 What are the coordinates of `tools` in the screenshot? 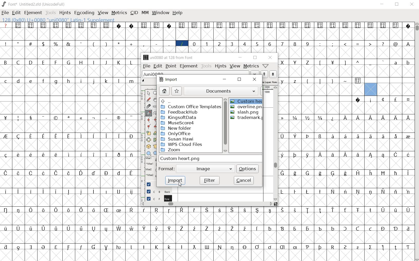 It's located at (206, 66).